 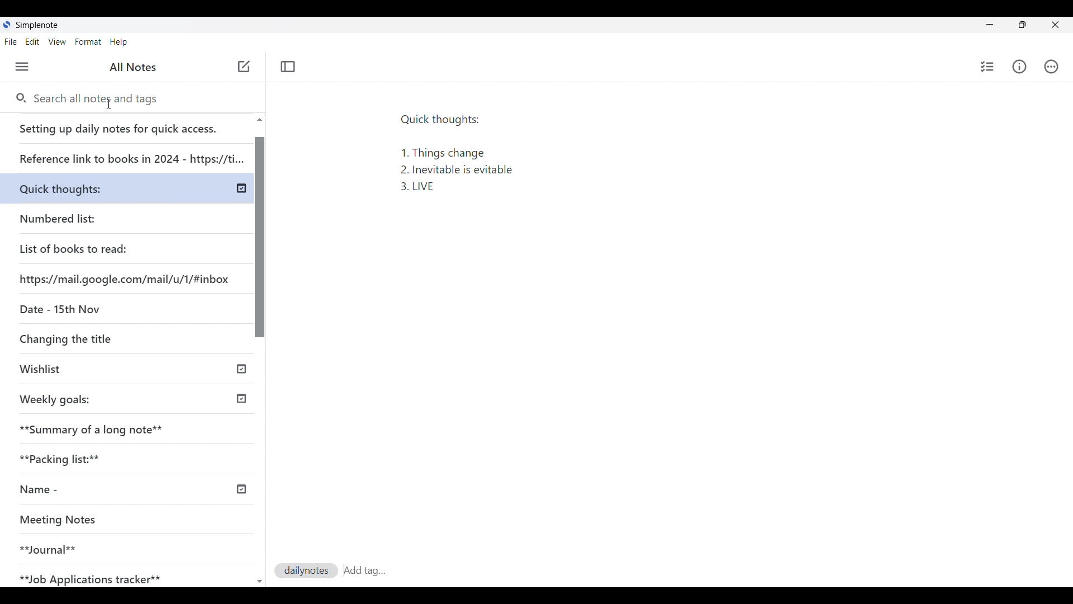 What do you see at coordinates (80, 490) in the screenshot?
I see `Name` at bounding box center [80, 490].